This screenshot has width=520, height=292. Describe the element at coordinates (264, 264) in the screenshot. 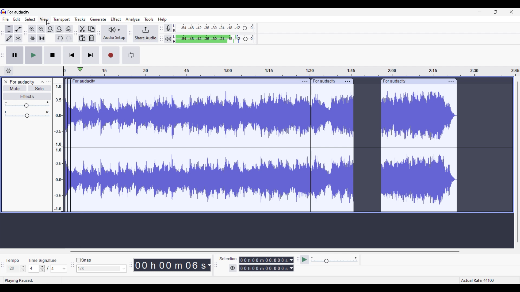

I see `Selection duration` at that location.